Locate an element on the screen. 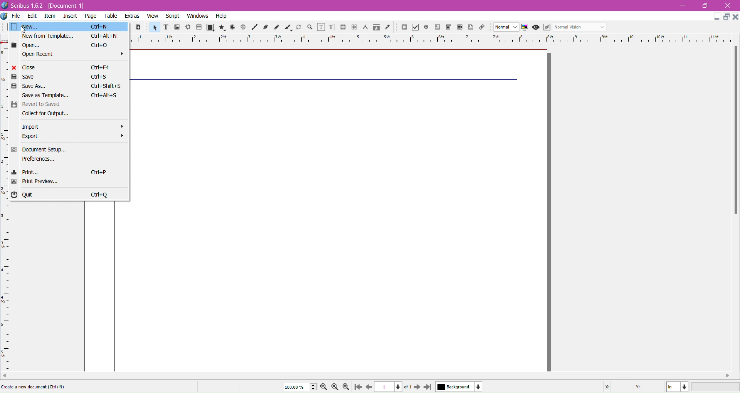 The width and height of the screenshot is (740, 393). decrease zoom is located at coordinates (324, 387).